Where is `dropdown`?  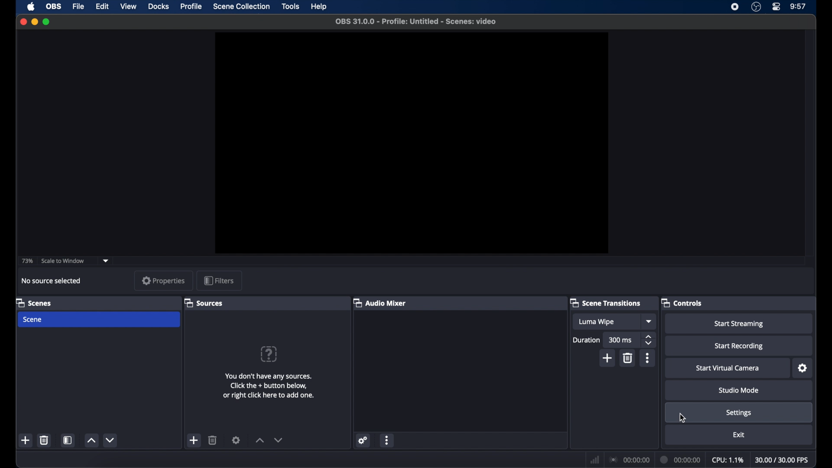
dropdown is located at coordinates (106, 261).